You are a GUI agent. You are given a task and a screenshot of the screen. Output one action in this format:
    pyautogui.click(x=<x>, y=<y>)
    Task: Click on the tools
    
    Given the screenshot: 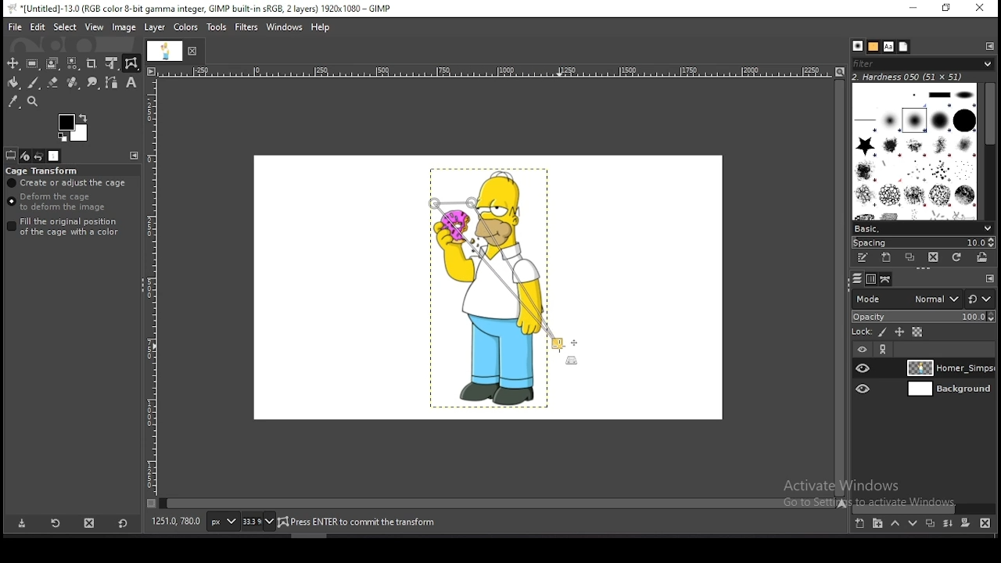 What is the action you would take?
    pyautogui.click(x=217, y=27)
    